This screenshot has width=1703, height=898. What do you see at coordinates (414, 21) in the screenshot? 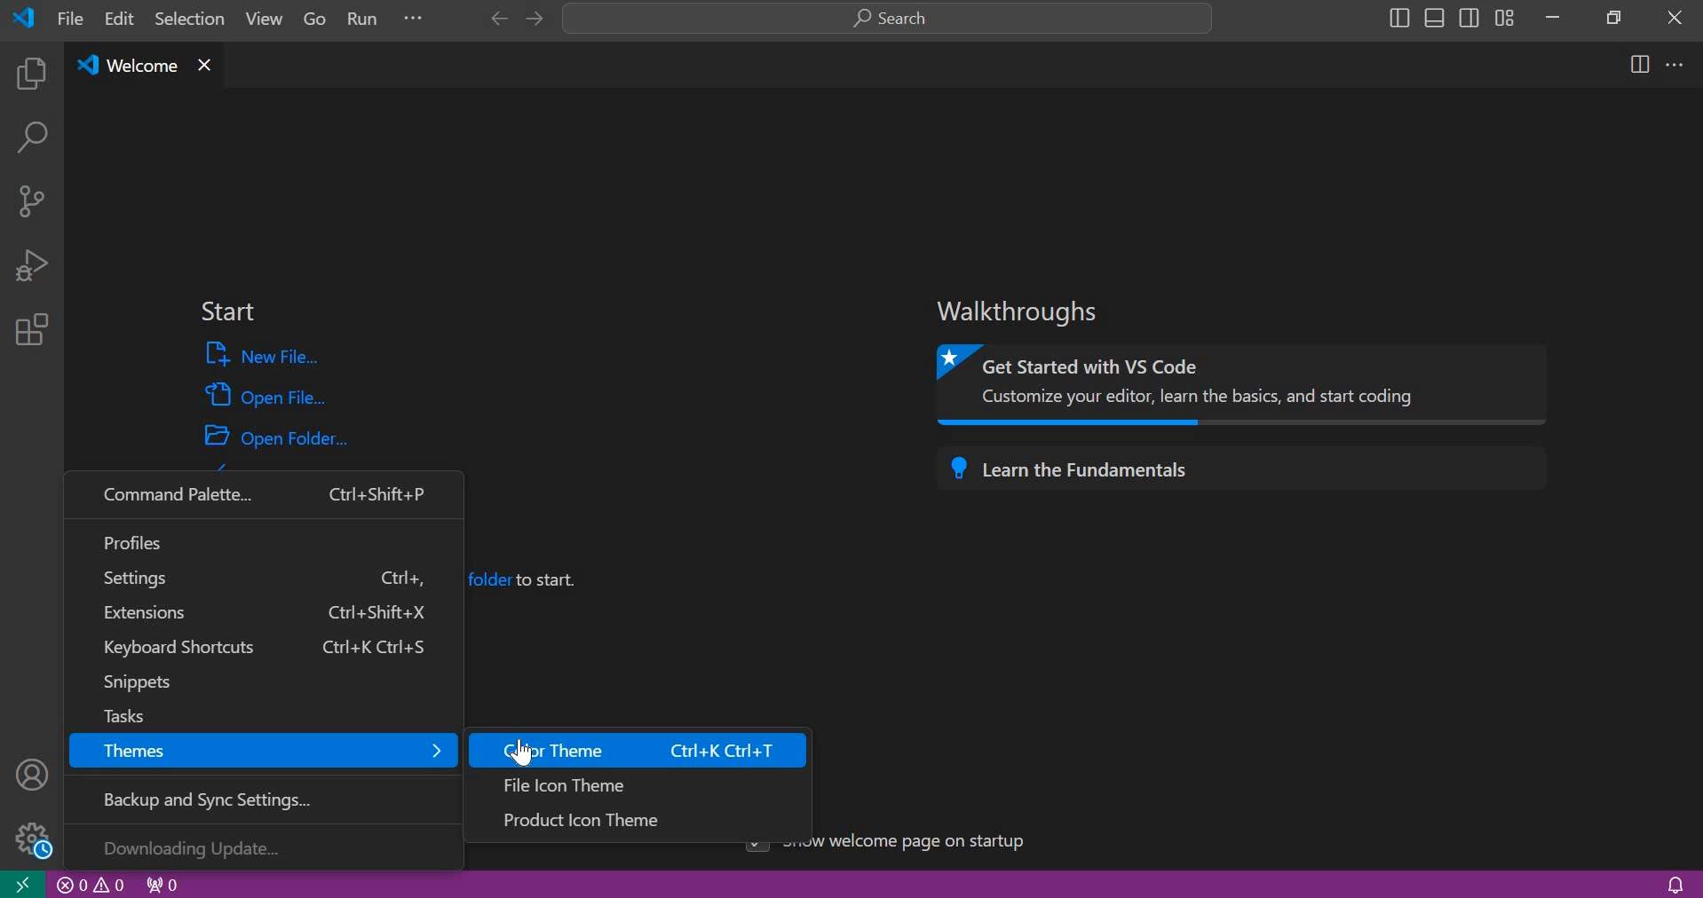
I see `expand` at bounding box center [414, 21].